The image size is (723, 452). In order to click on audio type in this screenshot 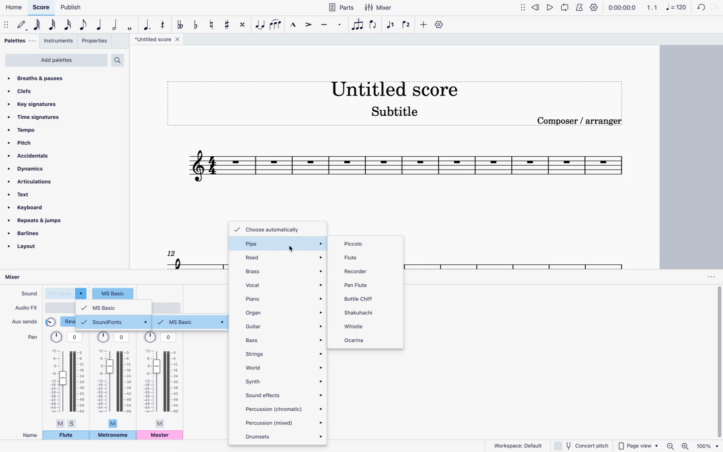, I will do `click(60, 307)`.